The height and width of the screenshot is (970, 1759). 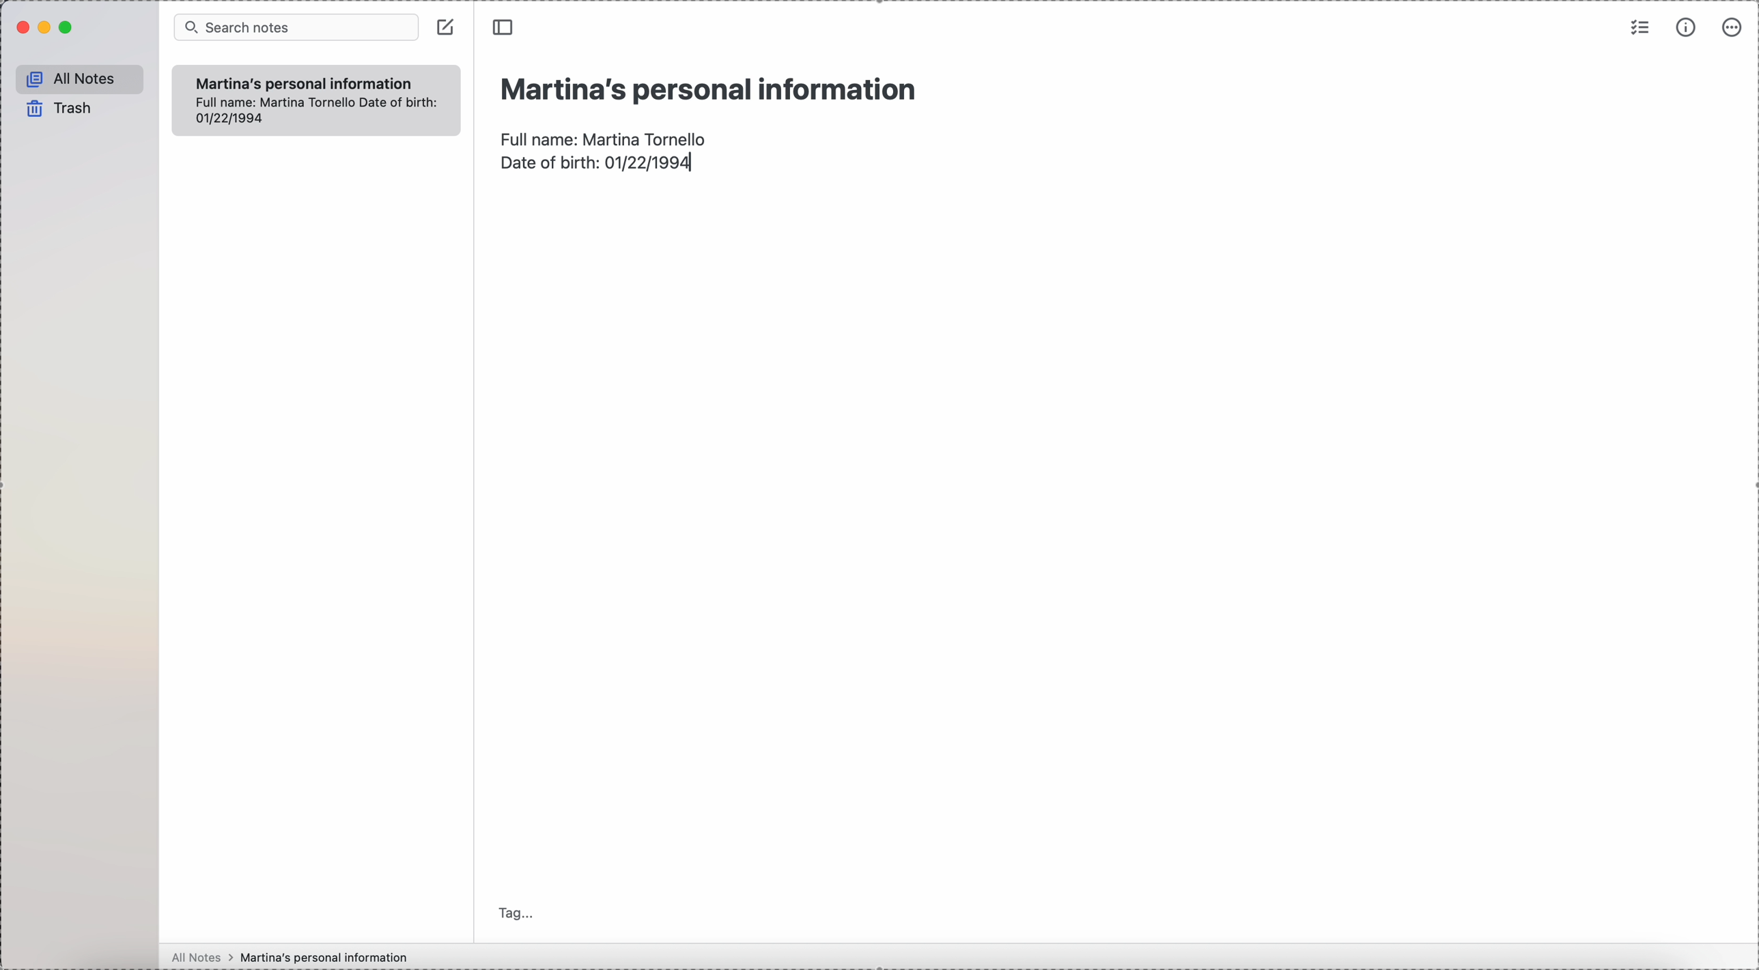 What do you see at coordinates (47, 27) in the screenshot?
I see `minimize Simplenote` at bounding box center [47, 27].